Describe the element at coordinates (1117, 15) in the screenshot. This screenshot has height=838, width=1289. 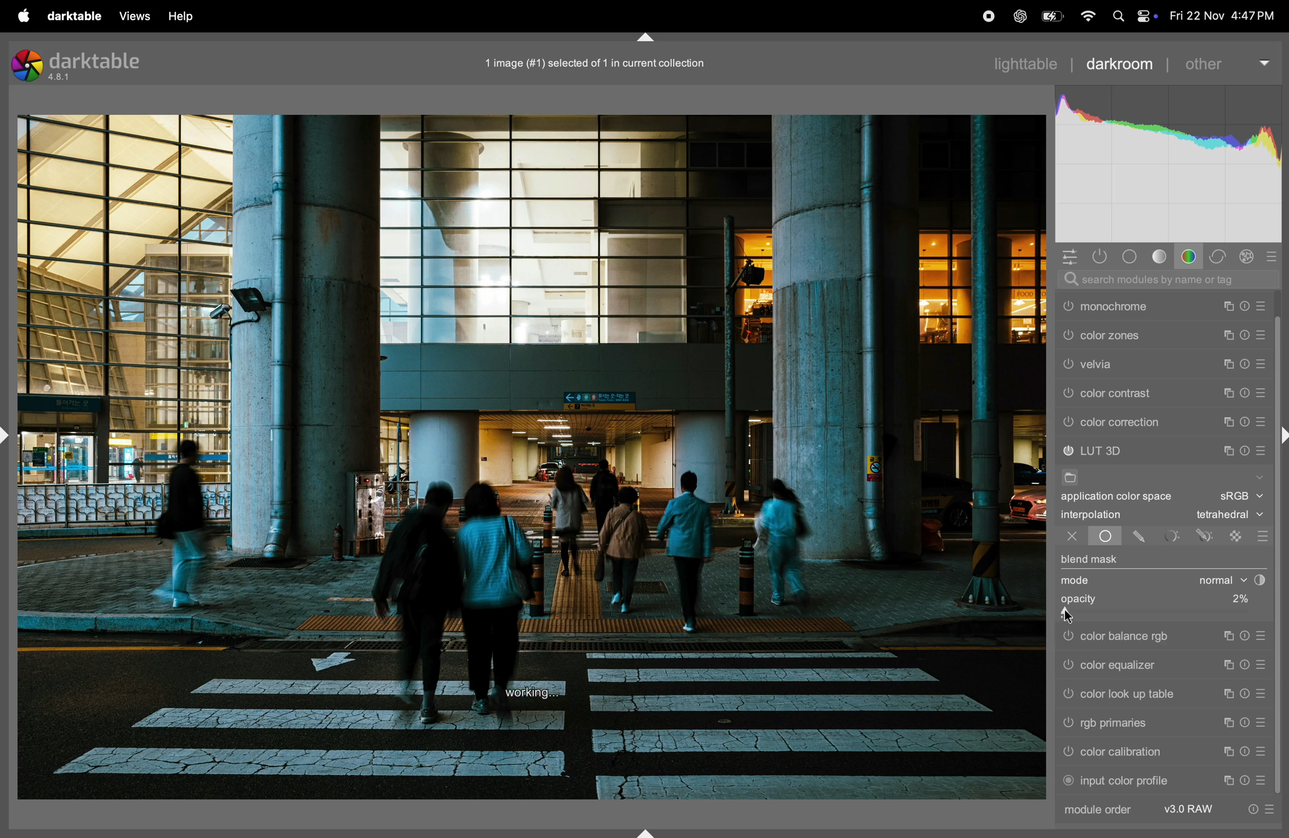
I see `spotlight search` at that location.